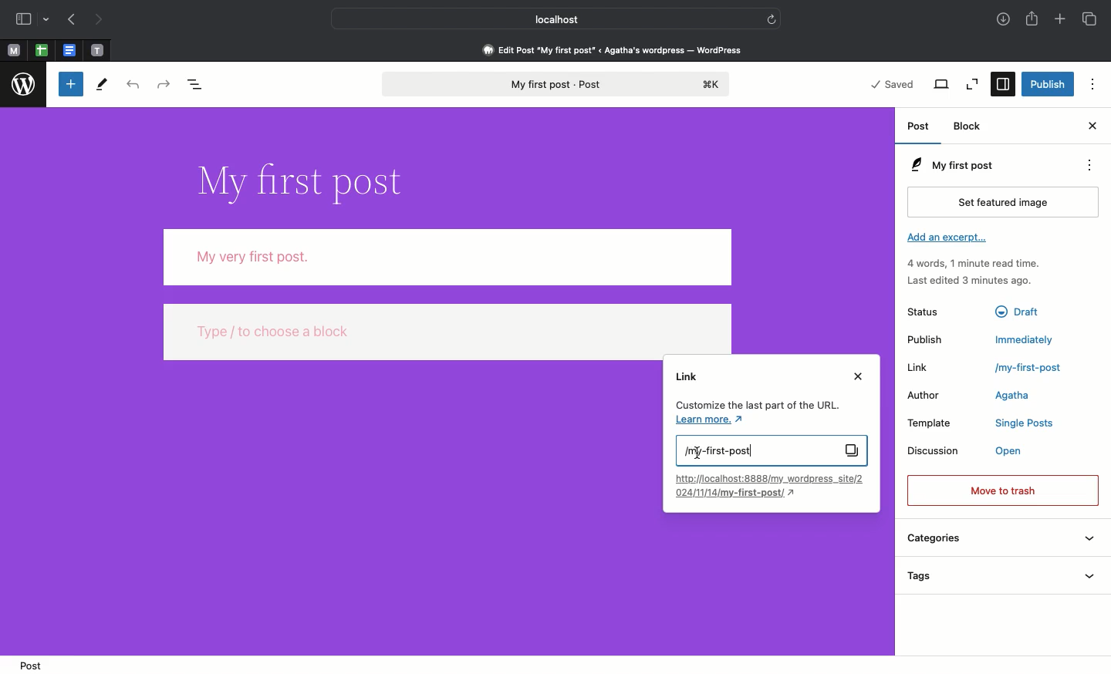  Describe the element at coordinates (448, 257) in the screenshot. I see `Body` at that location.